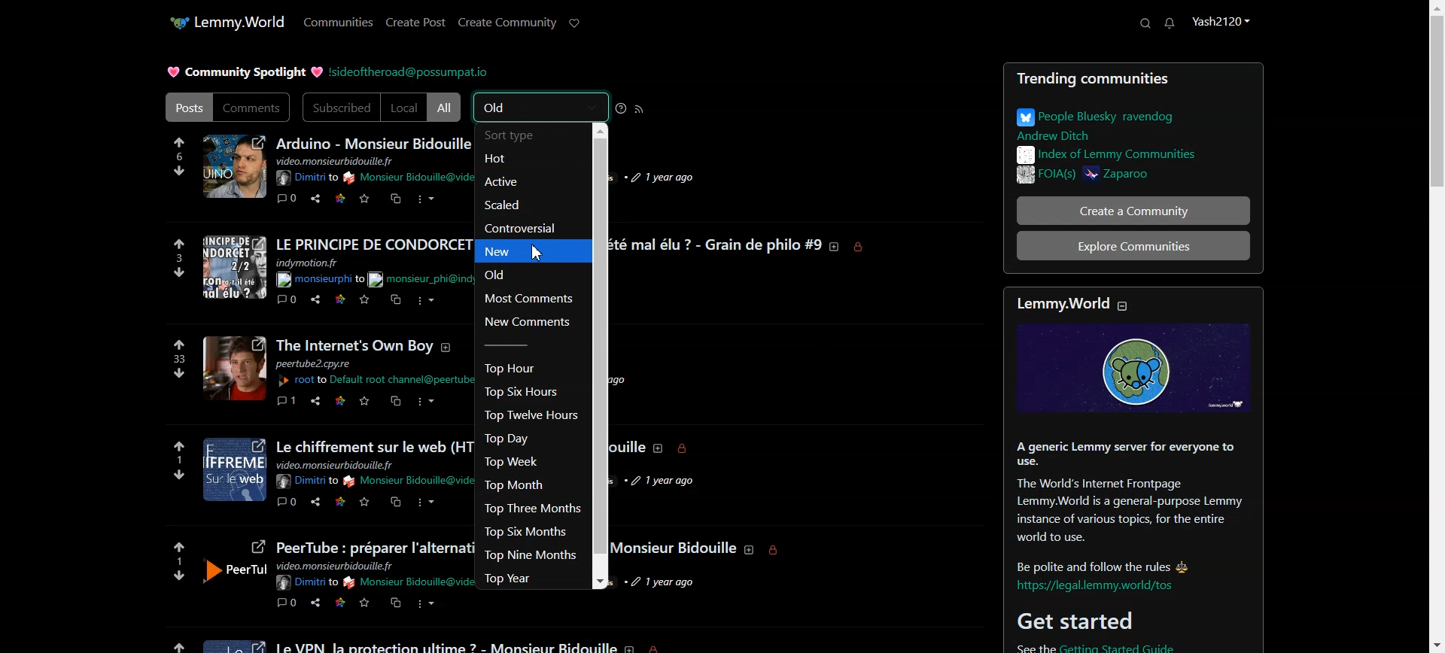 This screenshot has height=653, width=1445. I want to click on 33, so click(181, 358).